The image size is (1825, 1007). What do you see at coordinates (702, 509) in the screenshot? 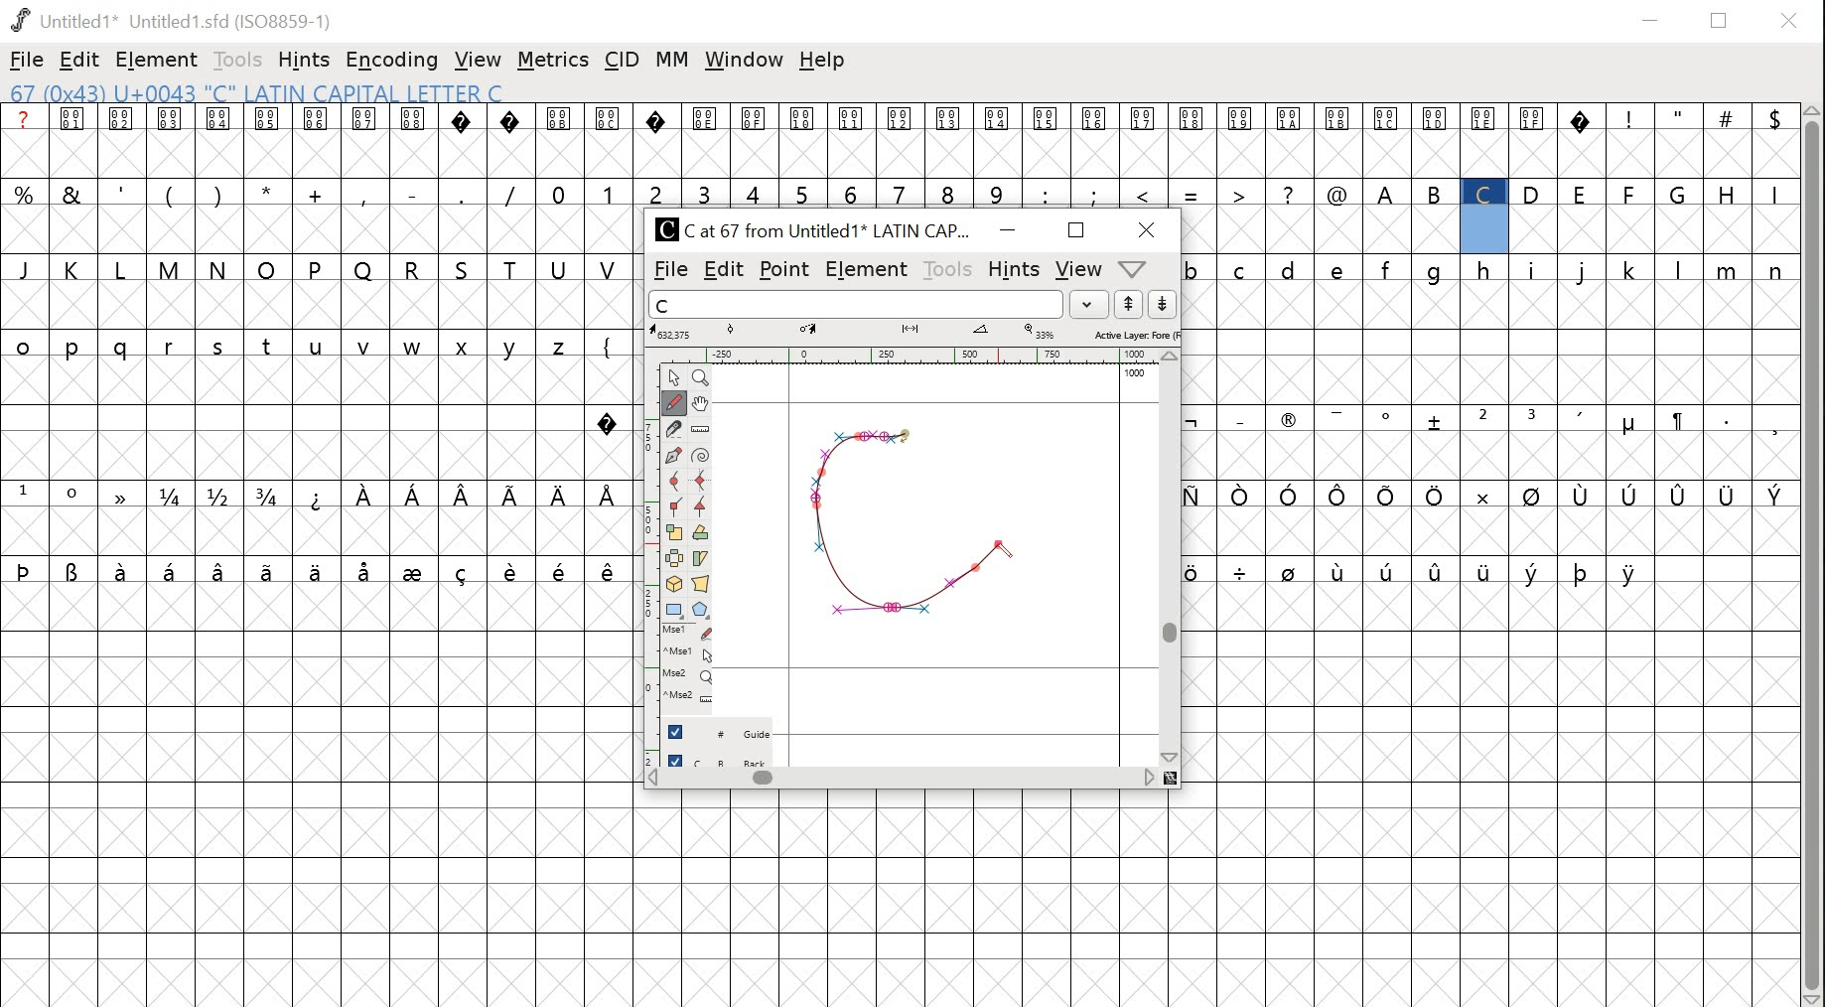
I see `tangent` at bounding box center [702, 509].